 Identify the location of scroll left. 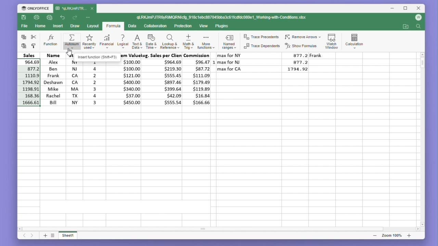
(21, 230).